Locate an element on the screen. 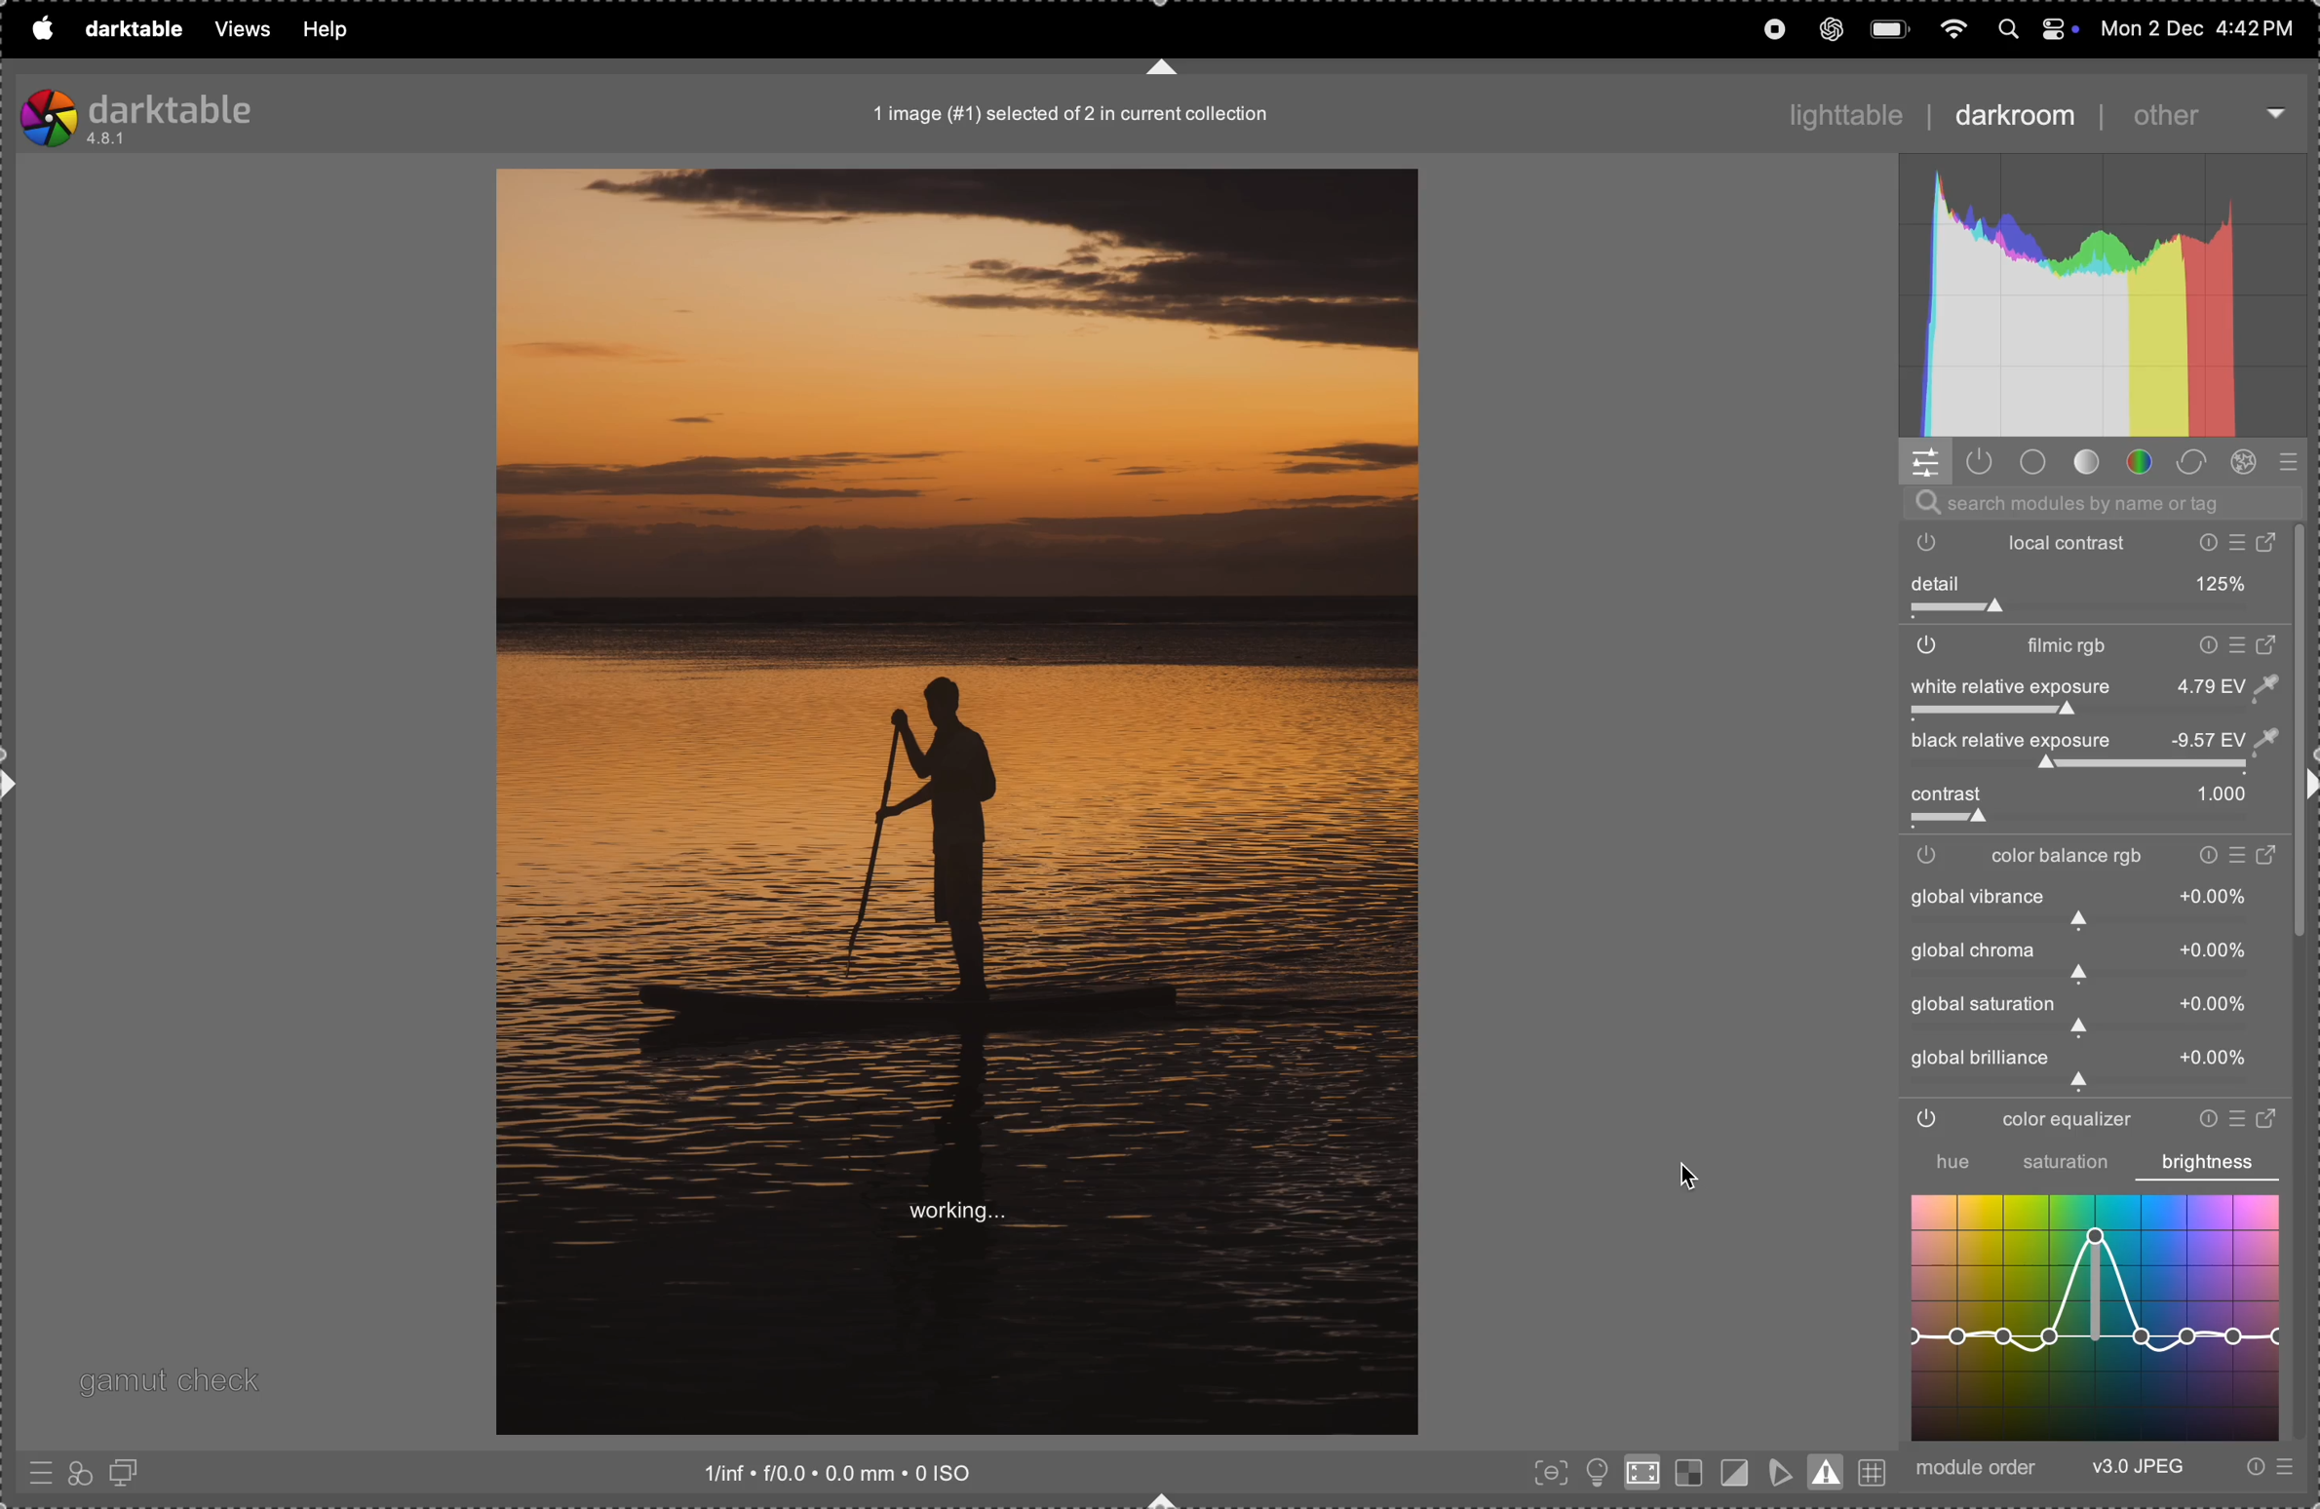  toggle indication of raw exposure is located at coordinates (1685, 1474).